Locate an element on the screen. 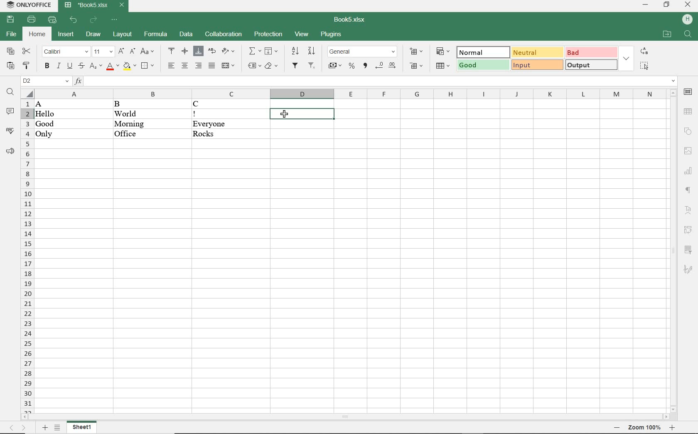 This screenshot has width=698, height=434. RESTORE DOWN is located at coordinates (667, 5).